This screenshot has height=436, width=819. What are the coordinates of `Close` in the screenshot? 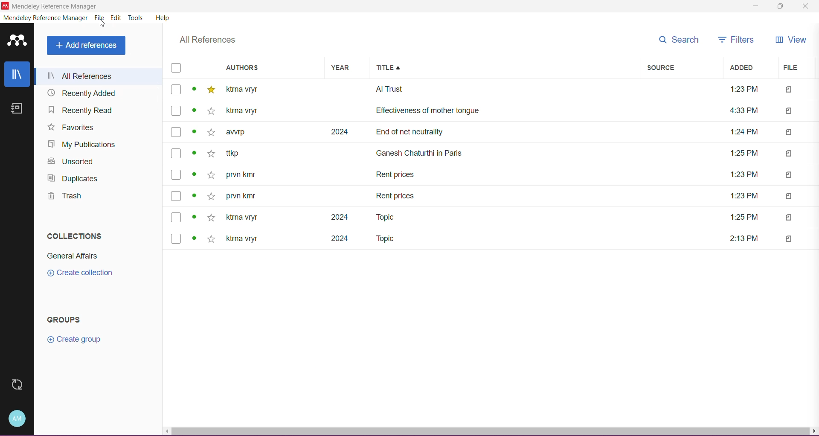 It's located at (807, 6).